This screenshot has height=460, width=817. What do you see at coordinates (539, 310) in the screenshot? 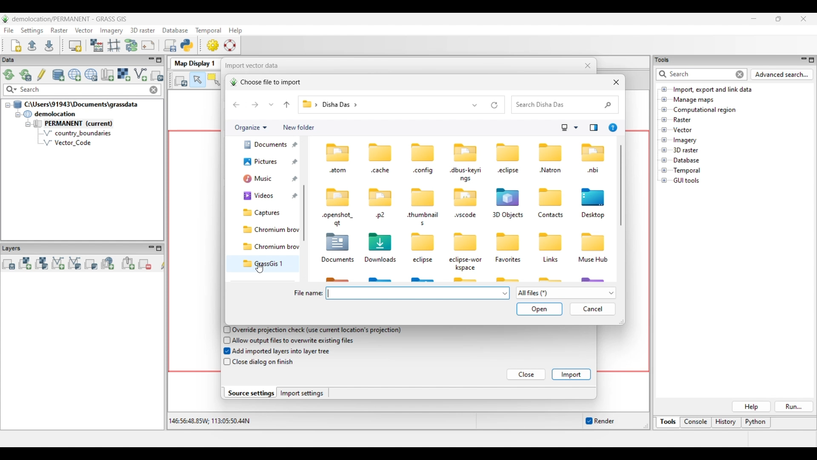
I see `Save and open inputs` at bounding box center [539, 310].